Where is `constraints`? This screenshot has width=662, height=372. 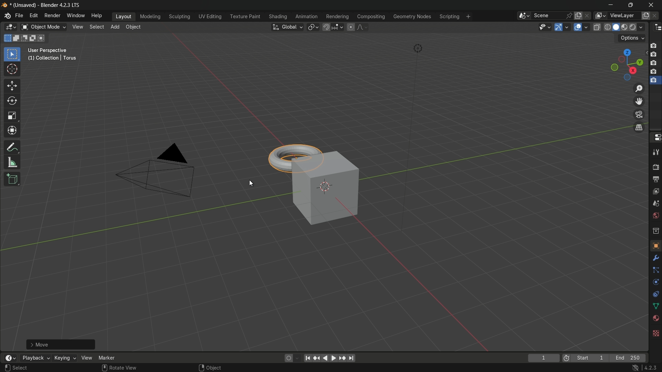
constraints is located at coordinates (655, 294).